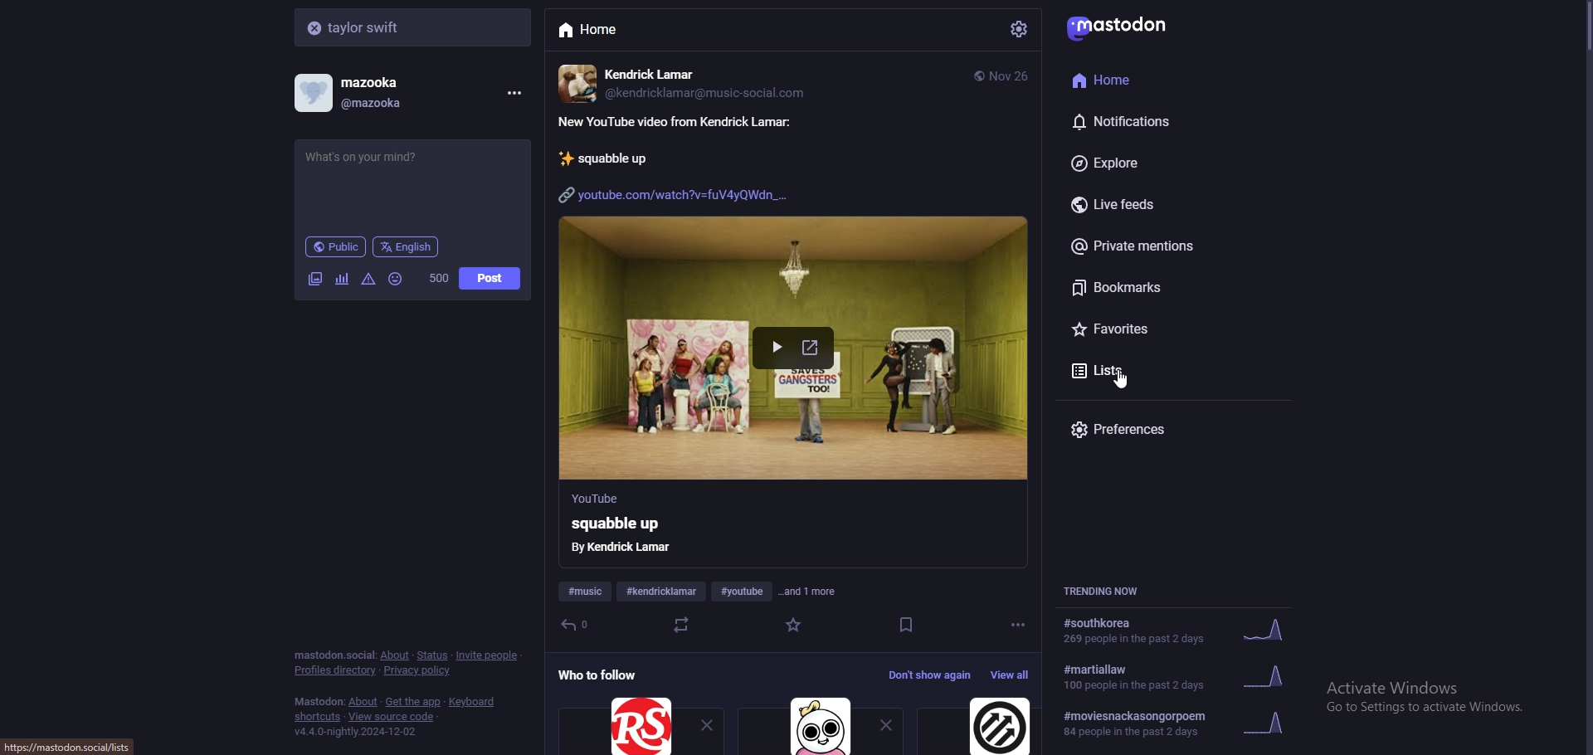 Image resolution: width=1593 pixels, height=755 pixels. Describe the element at coordinates (362, 93) in the screenshot. I see `profile` at that location.